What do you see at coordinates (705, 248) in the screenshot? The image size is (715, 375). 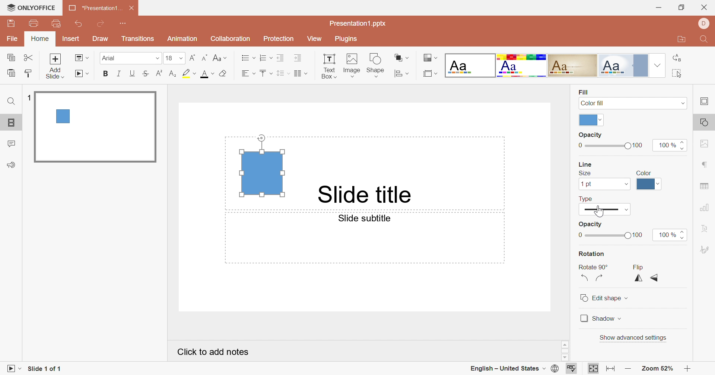 I see `Signature settings` at bounding box center [705, 248].